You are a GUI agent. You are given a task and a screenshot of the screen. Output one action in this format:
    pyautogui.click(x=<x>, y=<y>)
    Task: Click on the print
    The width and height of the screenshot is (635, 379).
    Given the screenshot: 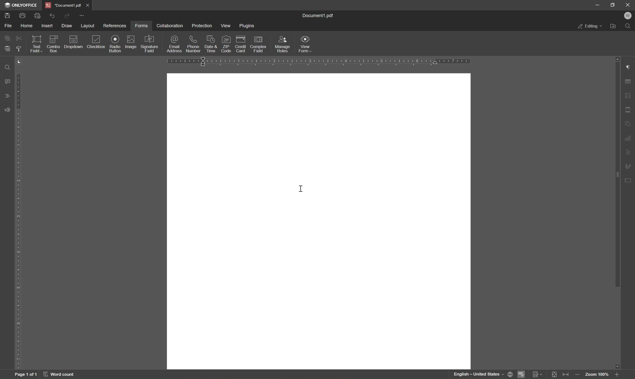 What is the action you would take?
    pyautogui.click(x=22, y=16)
    